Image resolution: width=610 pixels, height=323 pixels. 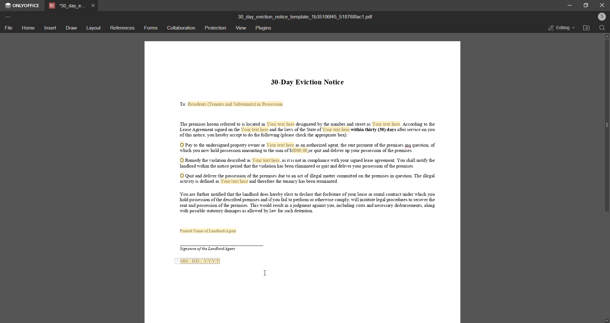 What do you see at coordinates (215, 27) in the screenshot?
I see `protection` at bounding box center [215, 27].